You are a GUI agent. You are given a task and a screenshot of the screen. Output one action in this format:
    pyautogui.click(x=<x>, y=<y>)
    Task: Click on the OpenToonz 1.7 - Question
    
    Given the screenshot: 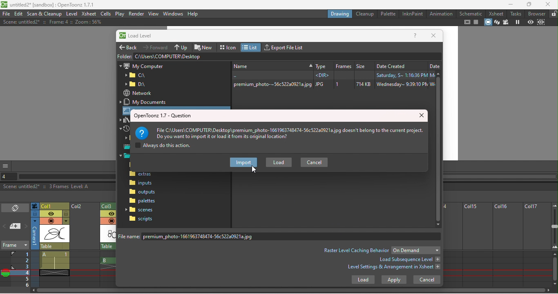 What is the action you would take?
    pyautogui.click(x=163, y=116)
    